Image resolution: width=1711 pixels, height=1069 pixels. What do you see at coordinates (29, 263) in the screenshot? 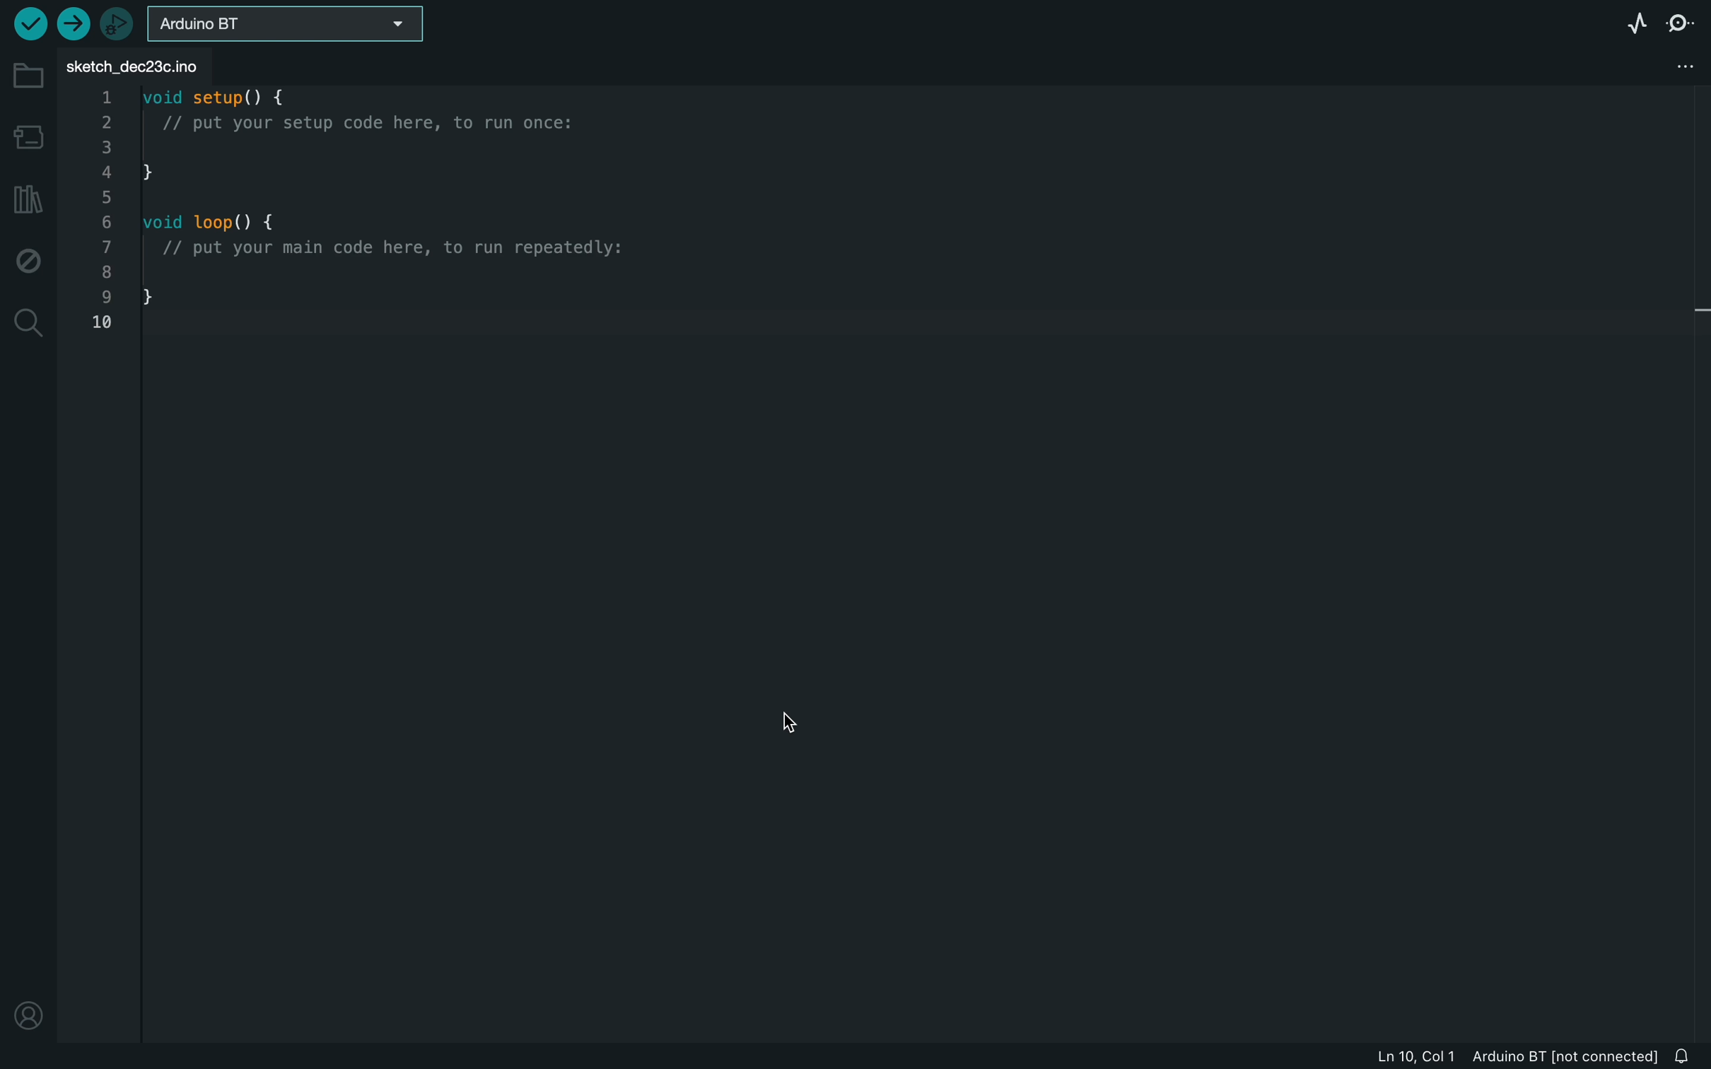
I see `debug` at bounding box center [29, 263].